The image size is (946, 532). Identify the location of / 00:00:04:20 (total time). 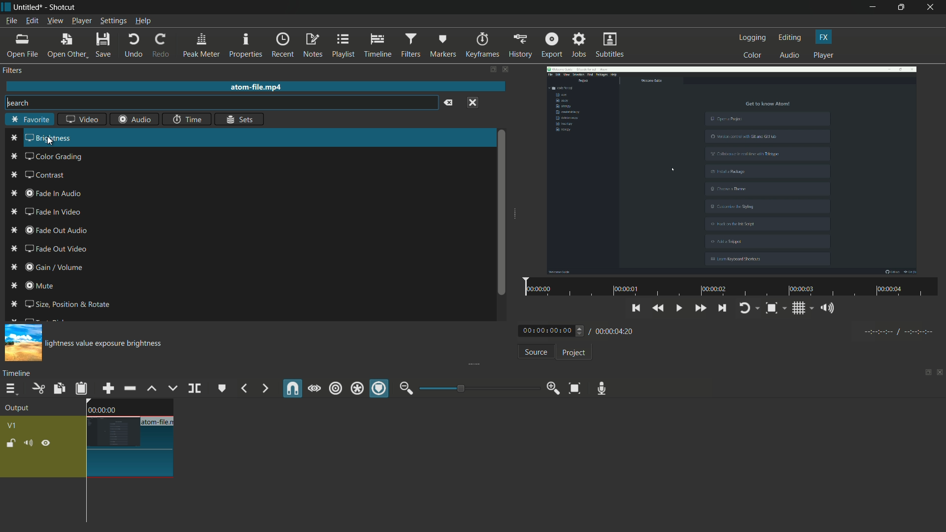
(613, 330).